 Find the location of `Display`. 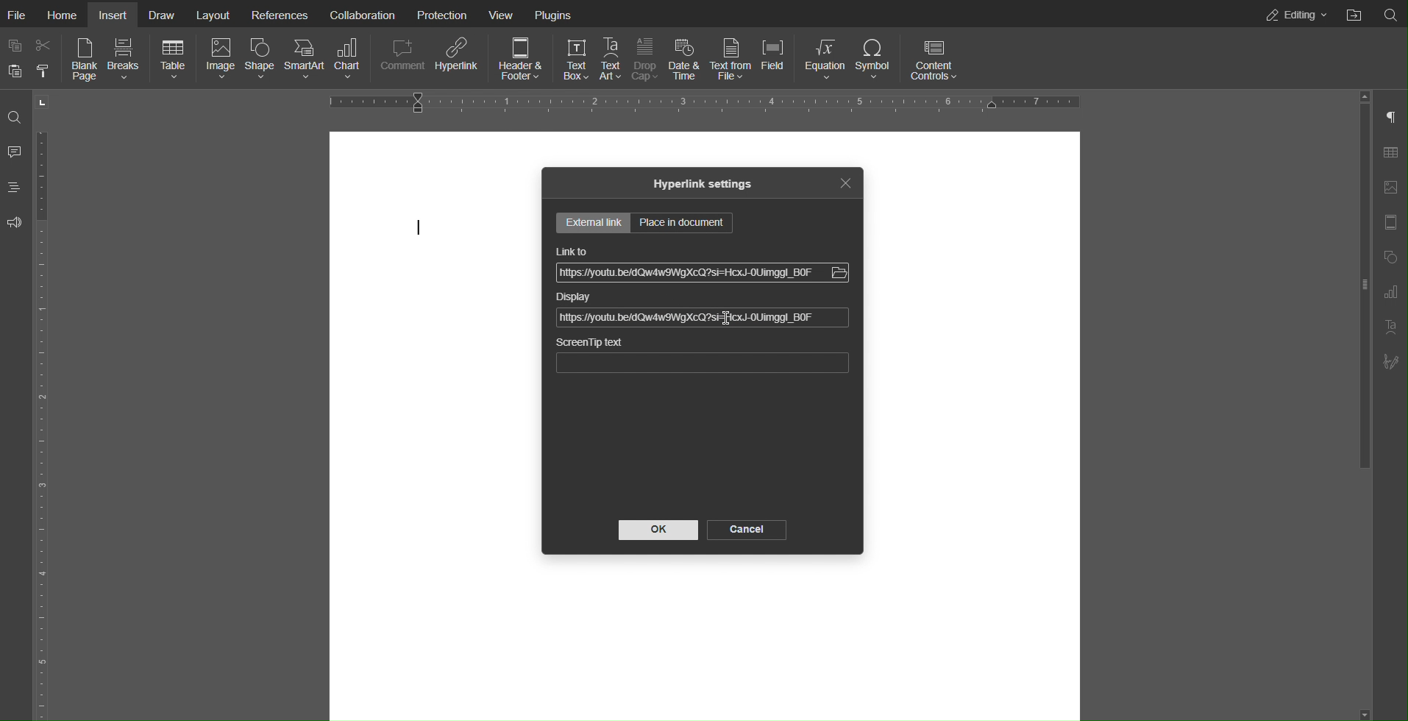

Display is located at coordinates (575, 298).